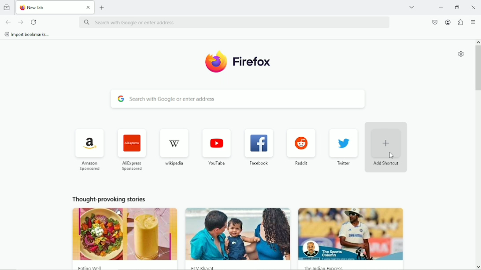 The image size is (481, 270). Describe the element at coordinates (102, 7) in the screenshot. I see `new tab` at that location.